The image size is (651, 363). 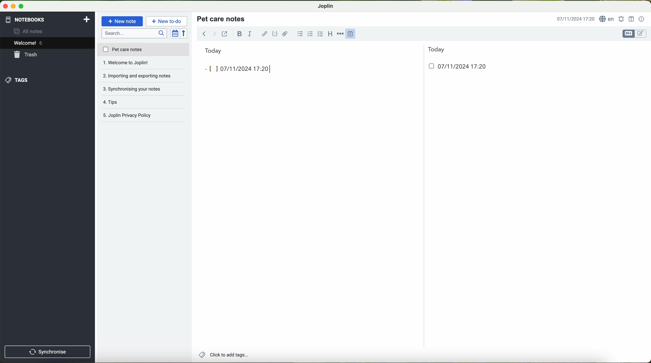 What do you see at coordinates (353, 33) in the screenshot?
I see `insert time` at bounding box center [353, 33].